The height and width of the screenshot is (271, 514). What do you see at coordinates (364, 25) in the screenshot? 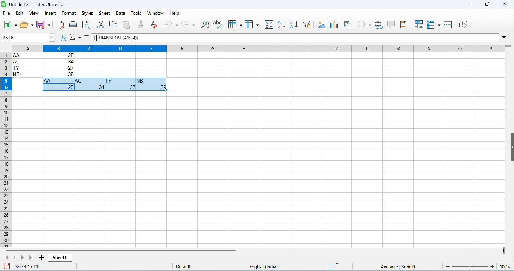
I see `insert special characters` at bounding box center [364, 25].